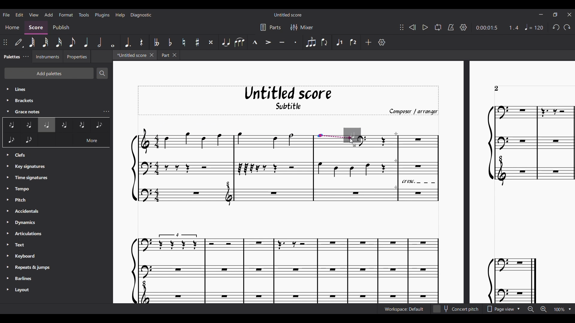 This screenshot has height=323, width=575. Describe the element at coordinates (570, 15) in the screenshot. I see `Close interface` at that location.